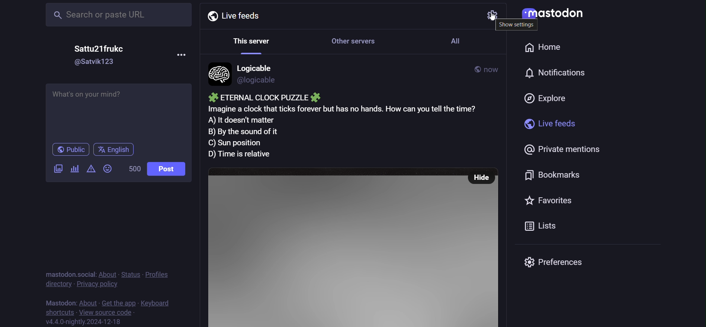 Image resolution: width=706 pixels, height=327 pixels. What do you see at coordinates (492, 69) in the screenshot?
I see `now` at bounding box center [492, 69].